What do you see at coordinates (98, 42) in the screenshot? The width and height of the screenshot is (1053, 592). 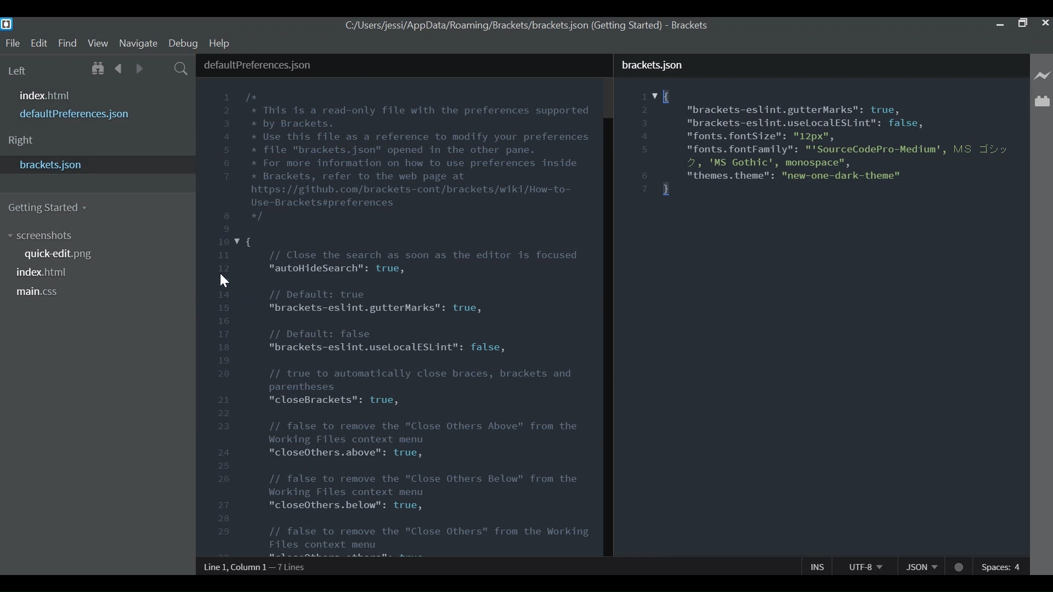 I see `View` at bounding box center [98, 42].